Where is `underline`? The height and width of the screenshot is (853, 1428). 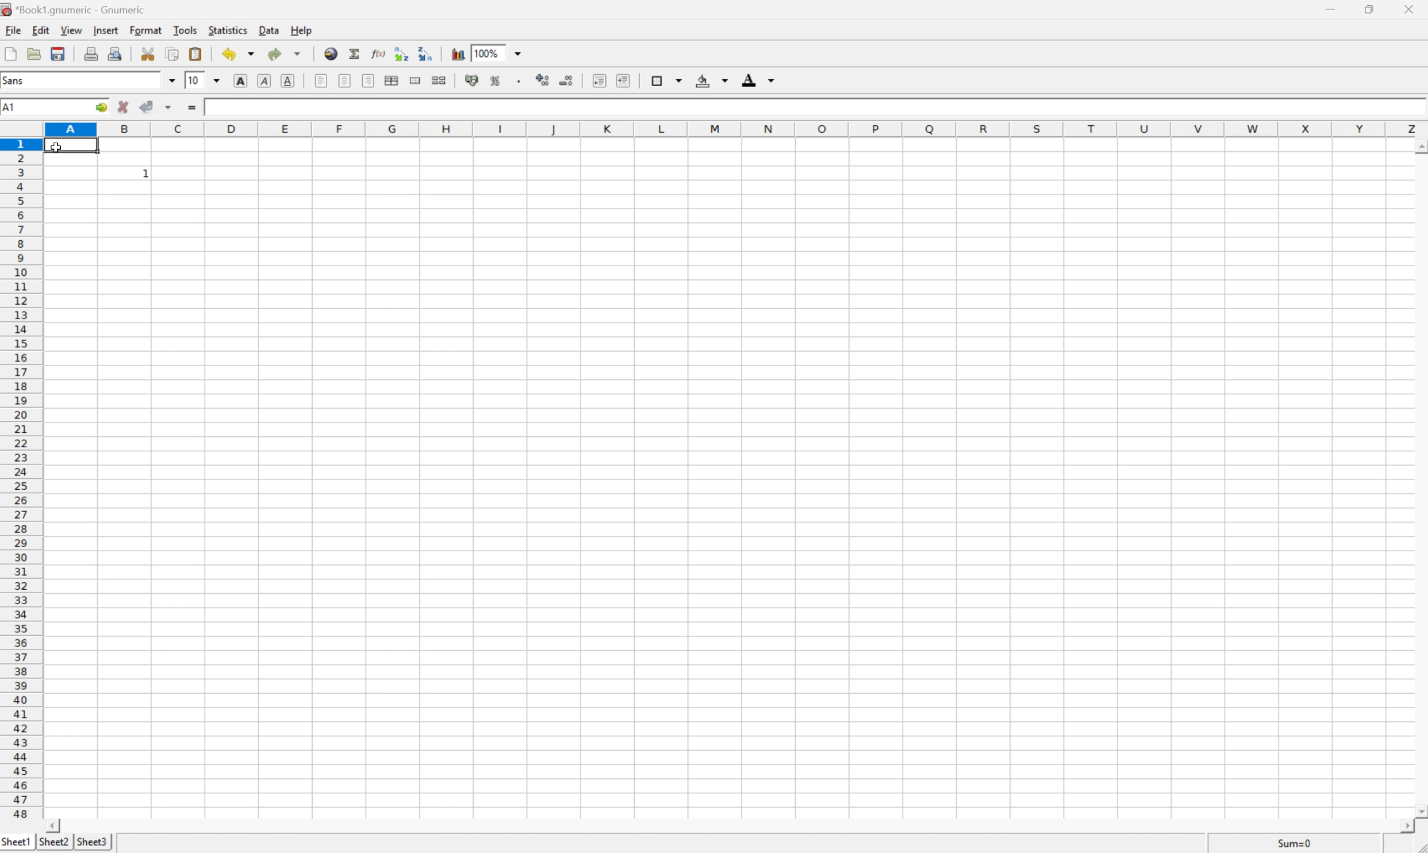
underline is located at coordinates (289, 80).